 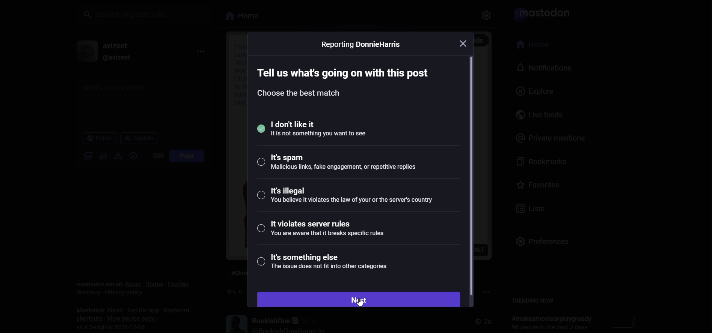 I want to click on about, so click(x=132, y=284).